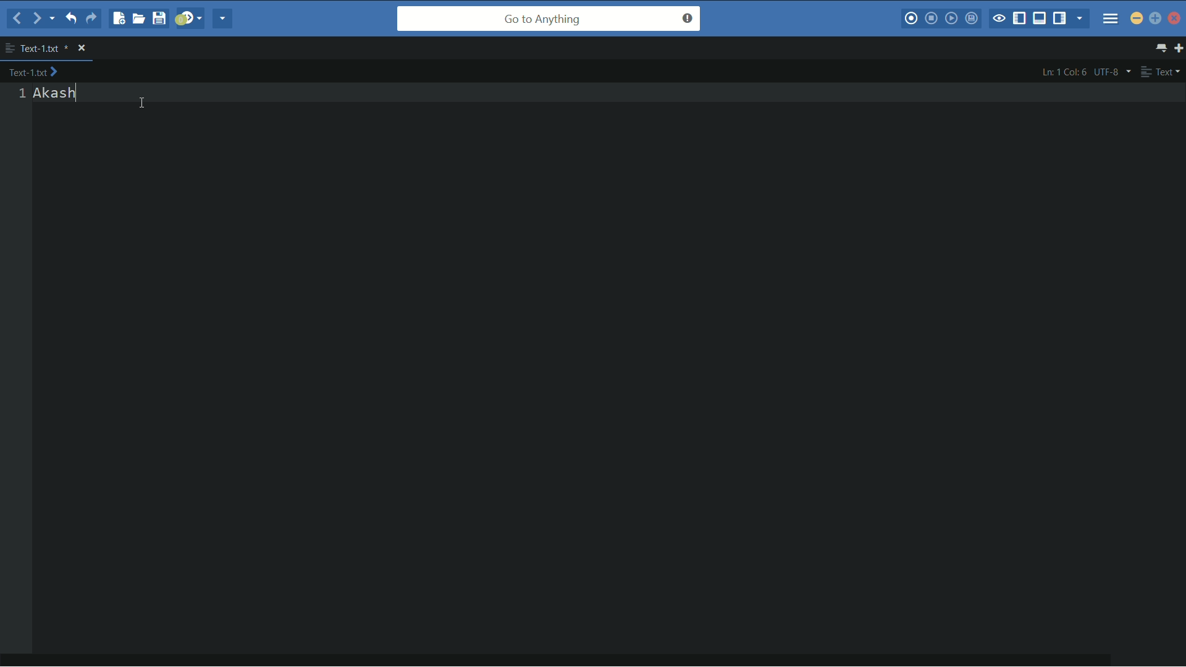  I want to click on save file, so click(159, 18).